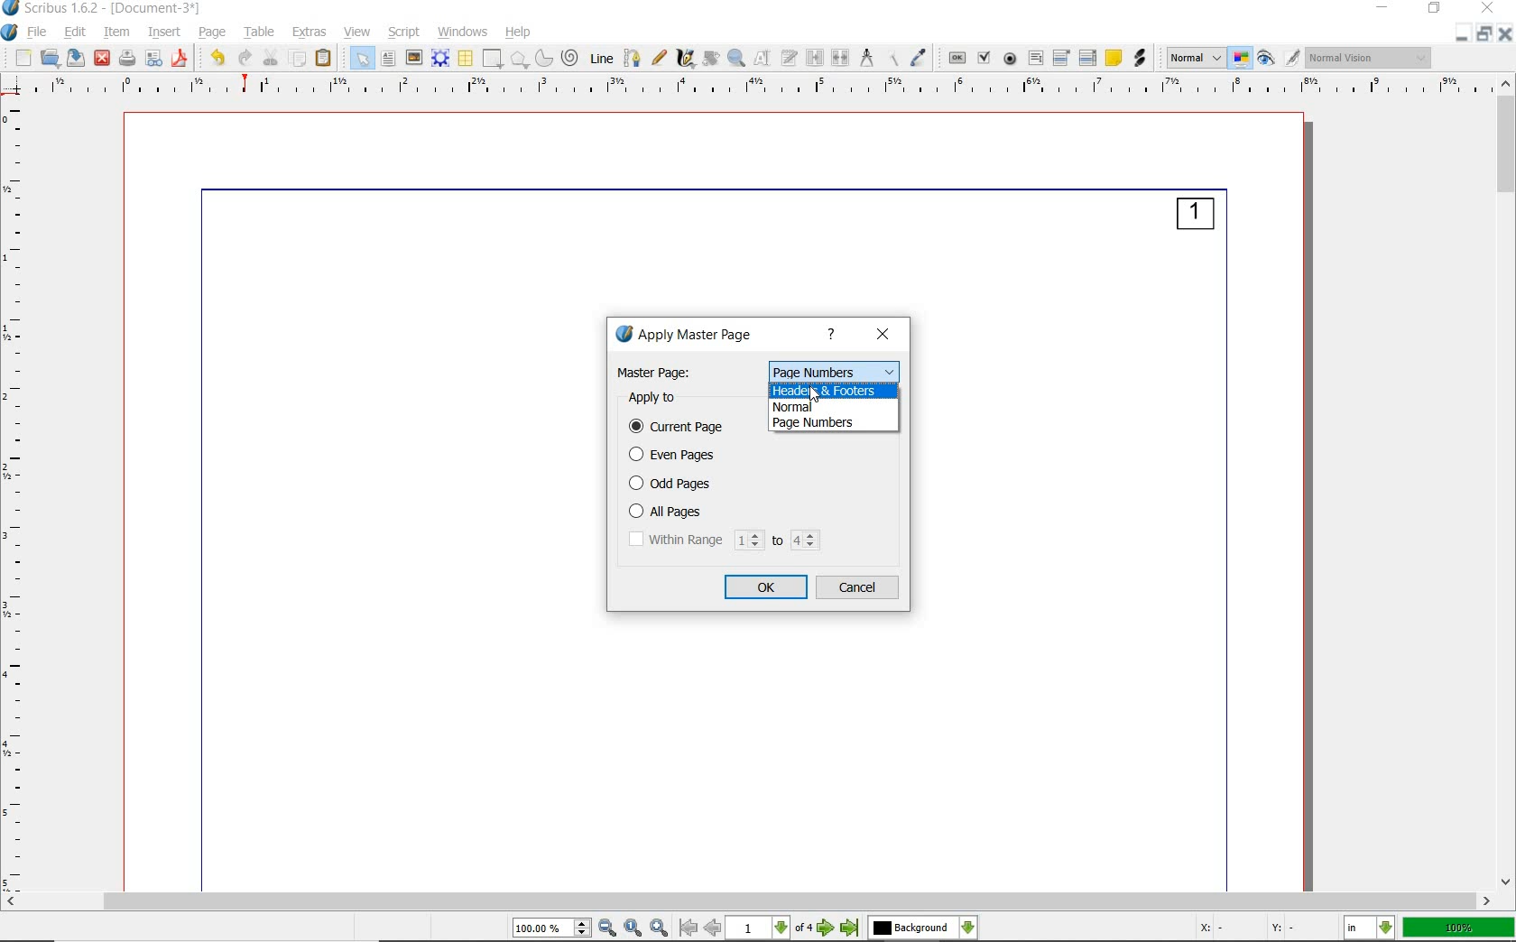 The width and height of the screenshot is (1516, 942). Describe the element at coordinates (837, 390) in the screenshot. I see `Header & Footers` at that location.